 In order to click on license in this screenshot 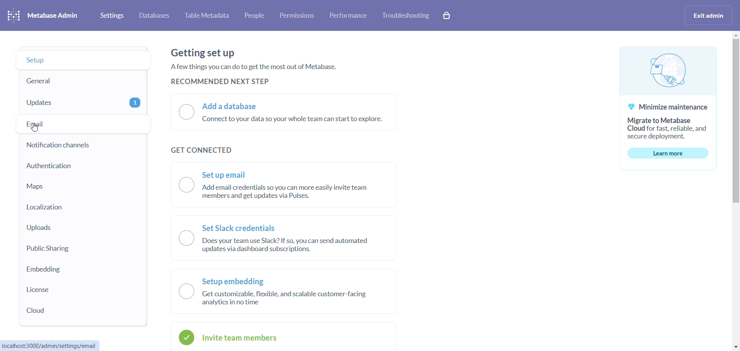, I will do `click(73, 290)`.